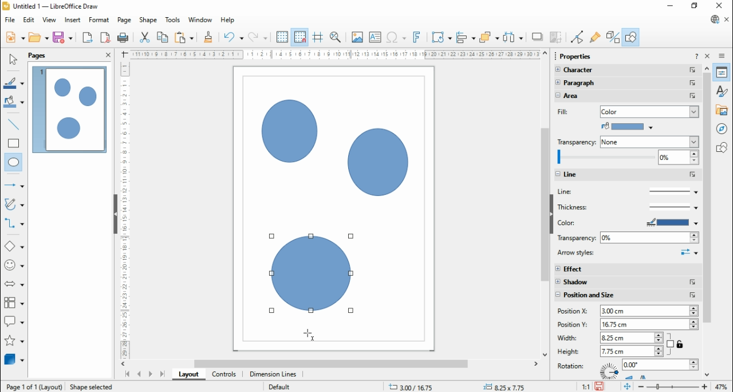 The image size is (733, 392). What do you see at coordinates (649, 142) in the screenshot?
I see `none` at bounding box center [649, 142].